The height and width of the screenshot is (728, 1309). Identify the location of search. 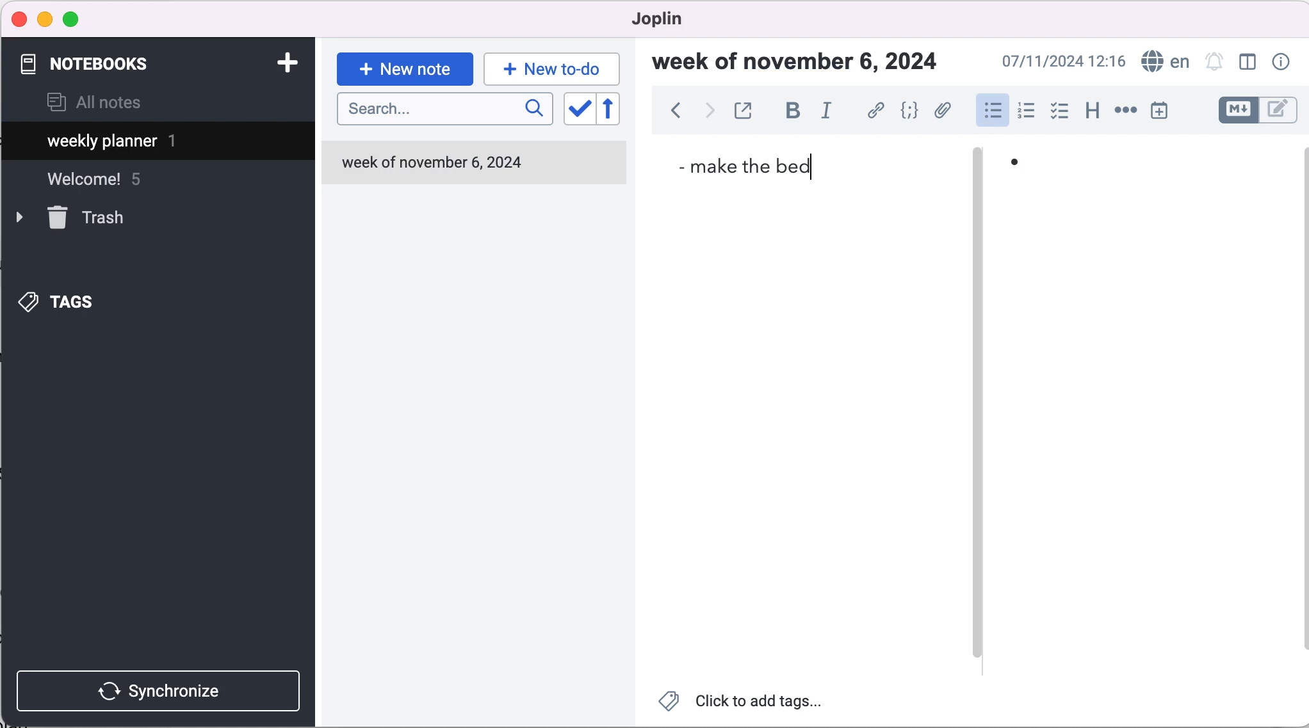
(444, 109).